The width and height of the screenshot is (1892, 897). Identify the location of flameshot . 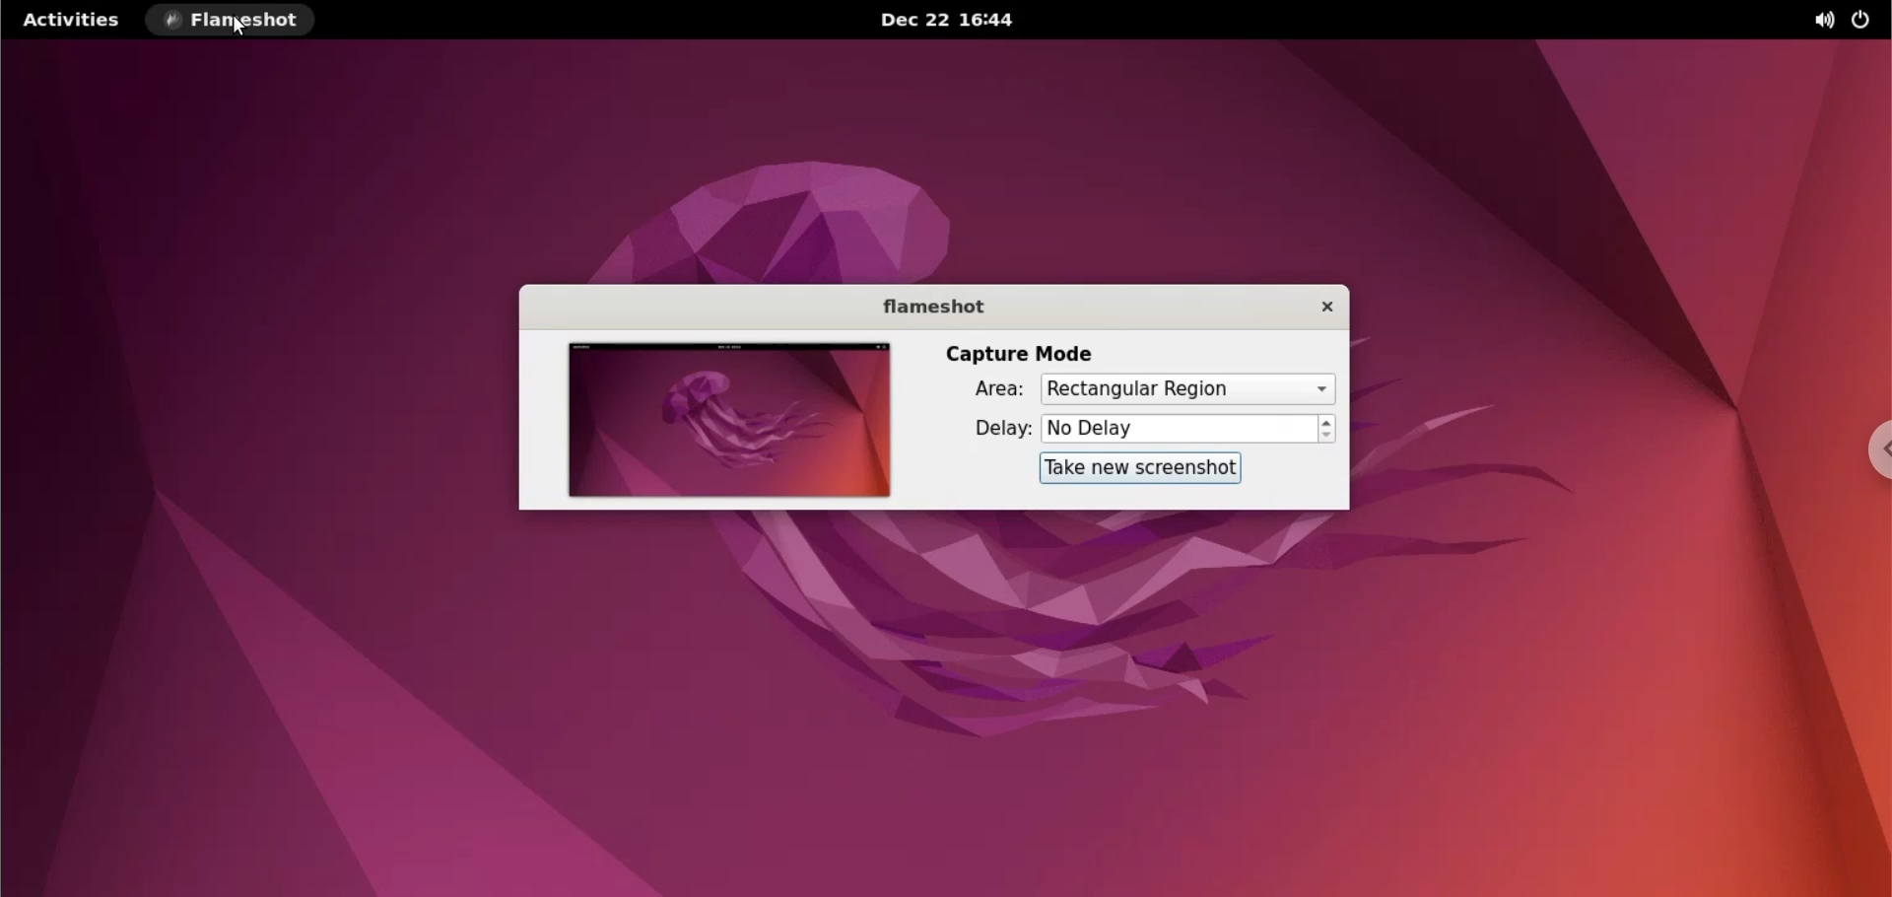
(930, 305).